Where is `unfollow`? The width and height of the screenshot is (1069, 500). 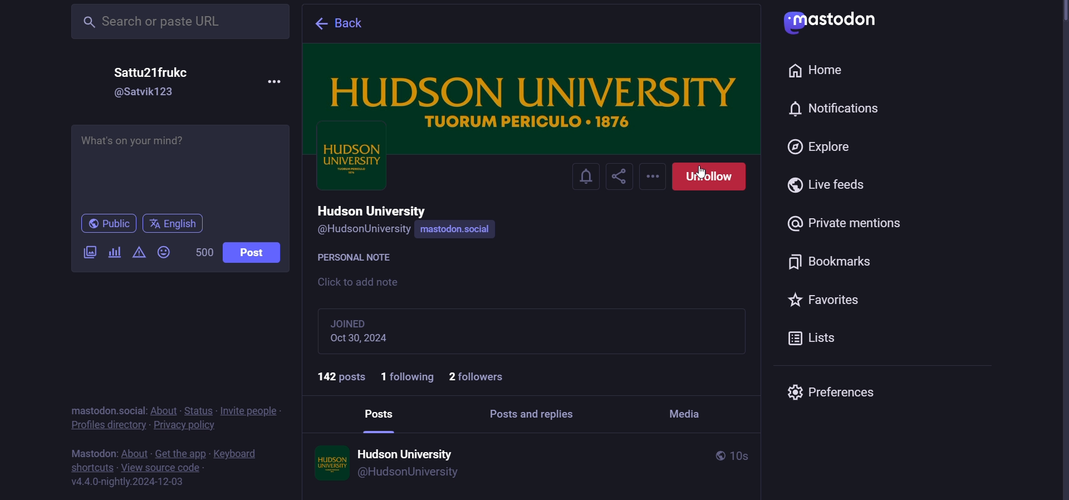 unfollow is located at coordinates (713, 178).